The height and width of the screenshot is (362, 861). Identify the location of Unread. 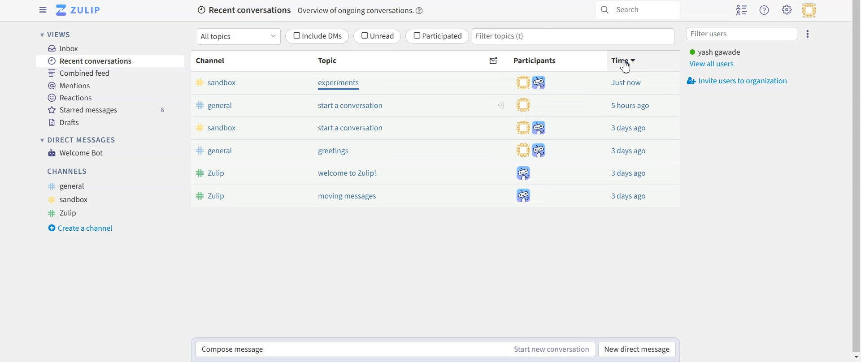
(378, 36).